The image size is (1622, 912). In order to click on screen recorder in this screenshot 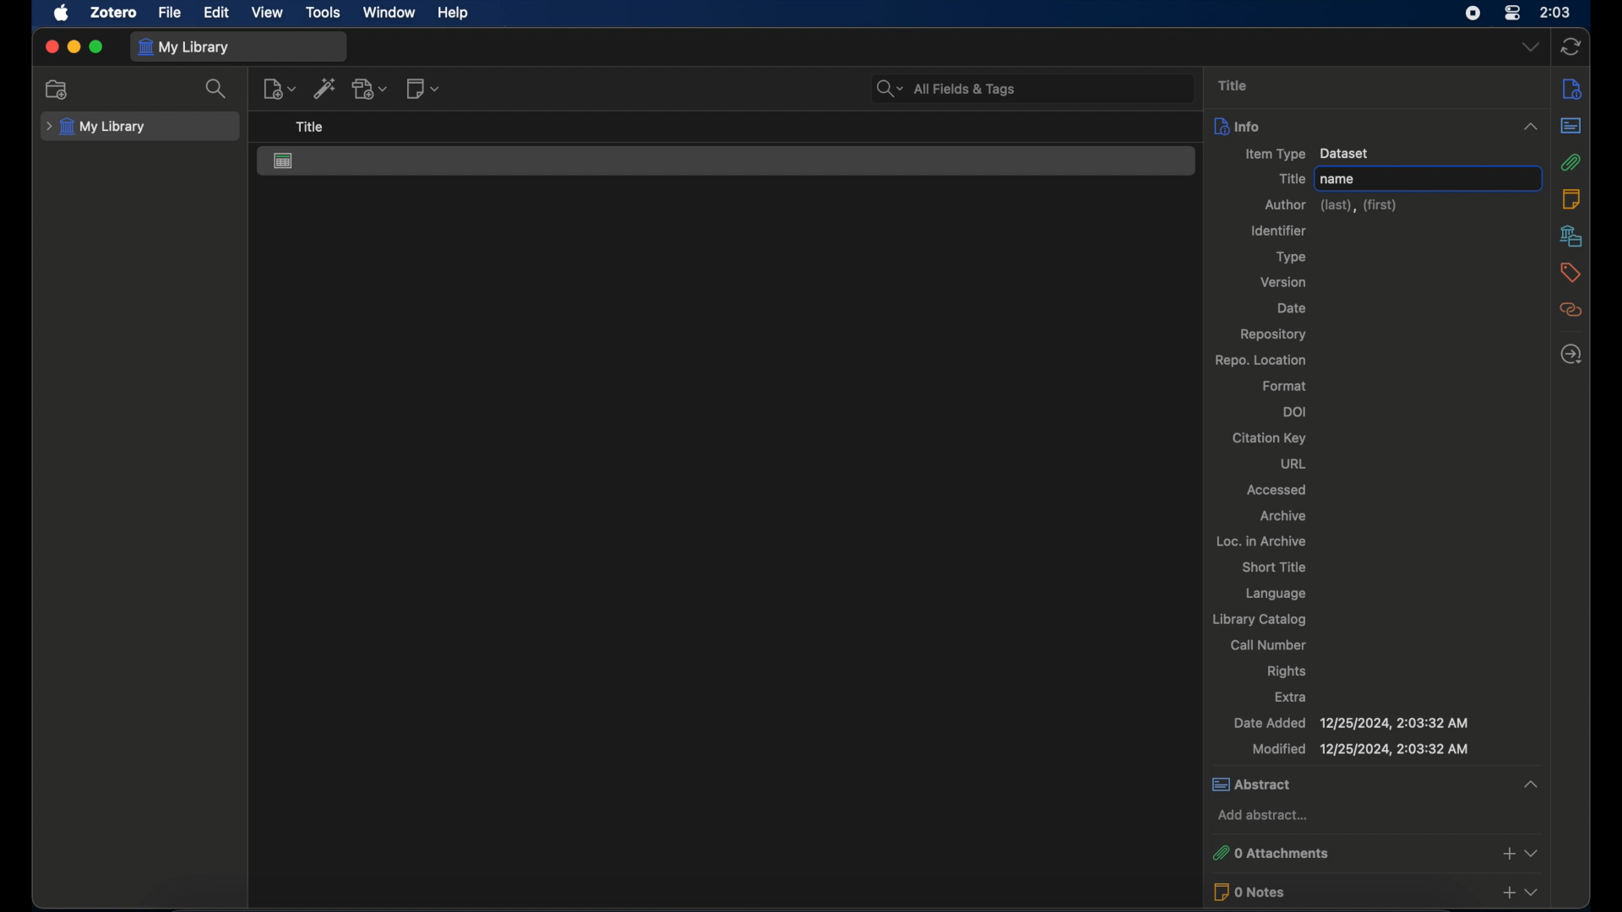, I will do `click(1474, 14)`.